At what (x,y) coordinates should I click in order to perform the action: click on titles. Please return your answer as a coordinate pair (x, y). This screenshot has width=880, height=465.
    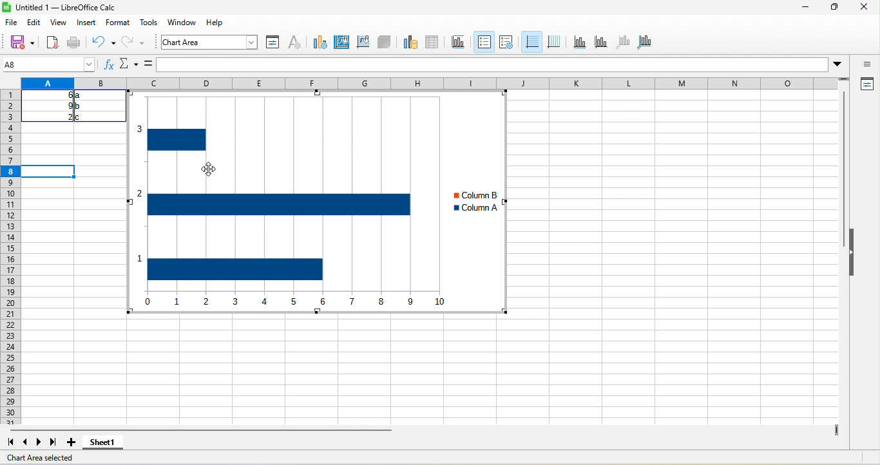
    Looking at the image, I should click on (483, 41).